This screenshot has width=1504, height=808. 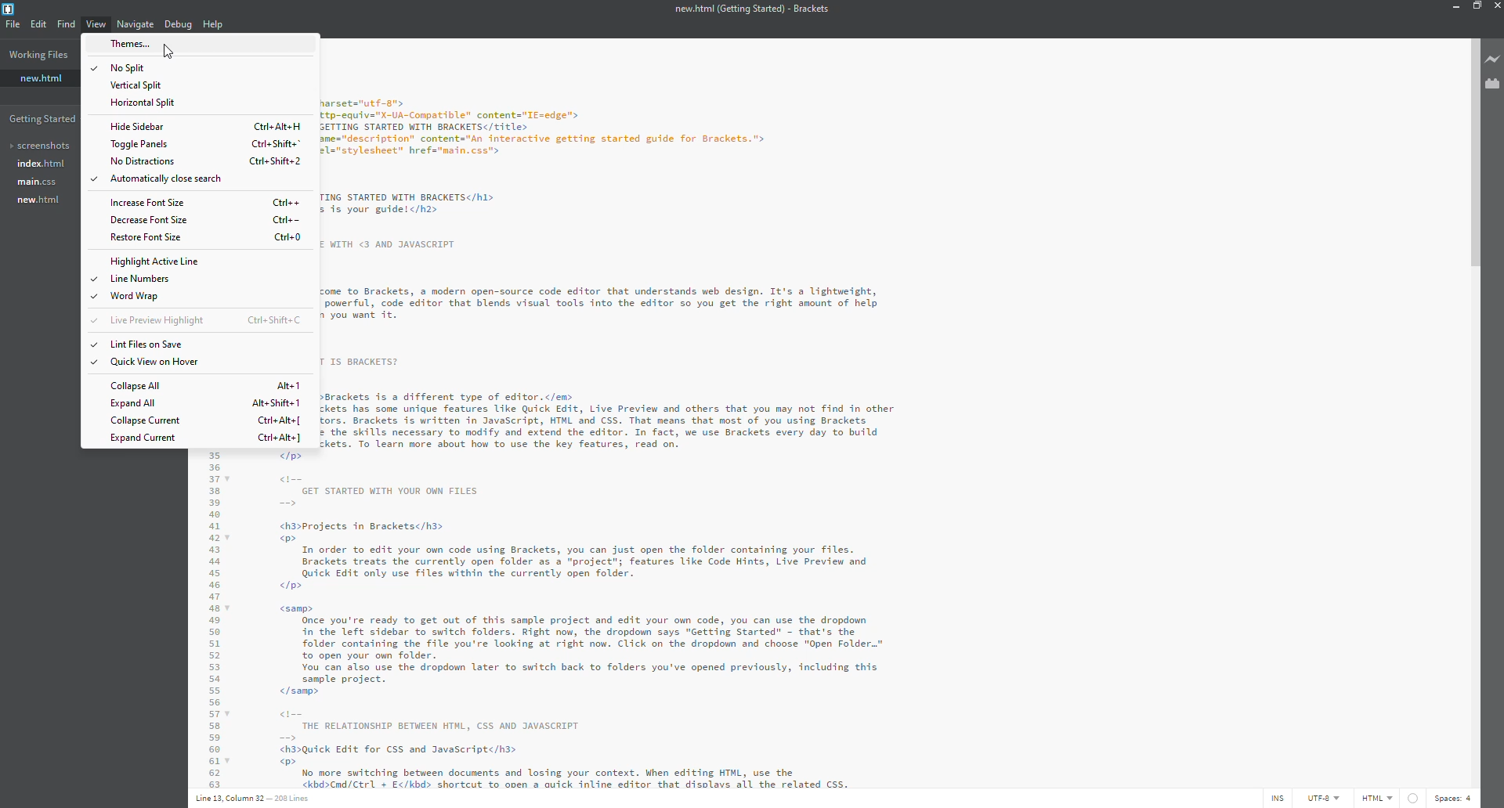 What do you see at coordinates (278, 126) in the screenshot?
I see `shortcut` at bounding box center [278, 126].